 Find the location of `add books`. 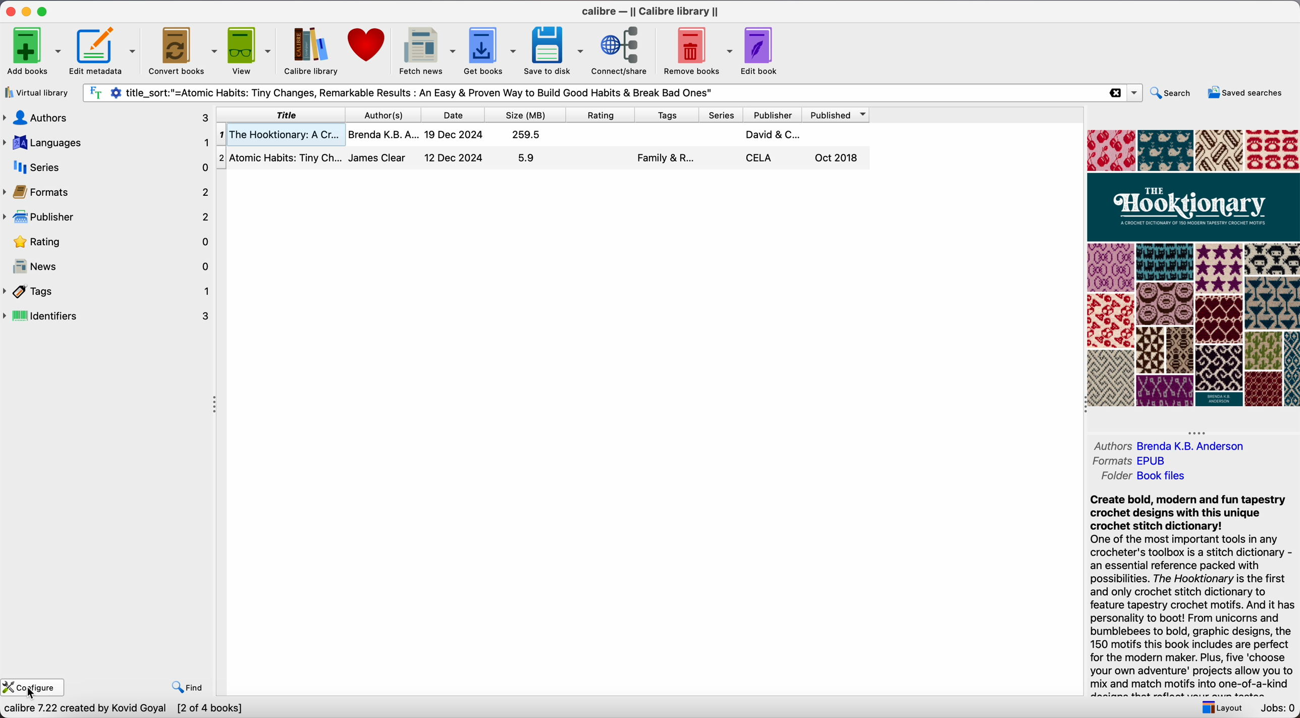

add books is located at coordinates (32, 52).